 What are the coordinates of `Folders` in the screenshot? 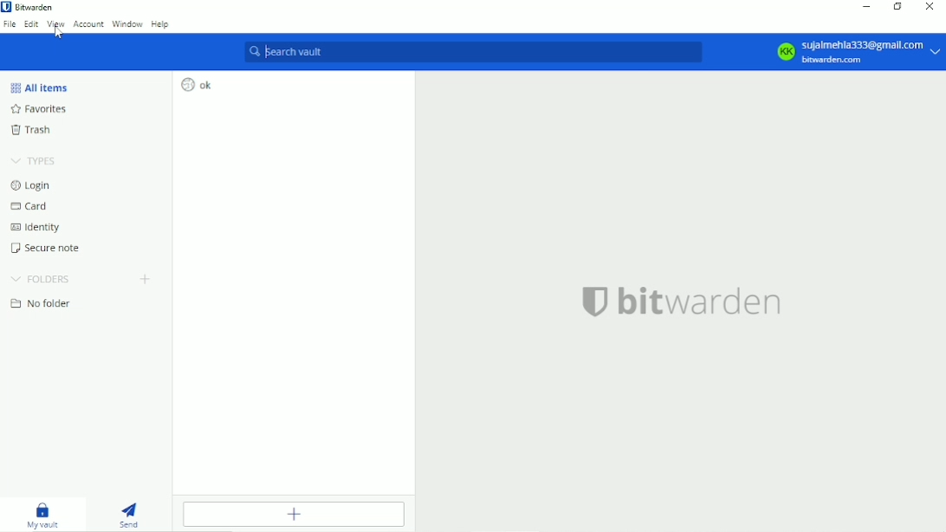 It's located at (42, 279).